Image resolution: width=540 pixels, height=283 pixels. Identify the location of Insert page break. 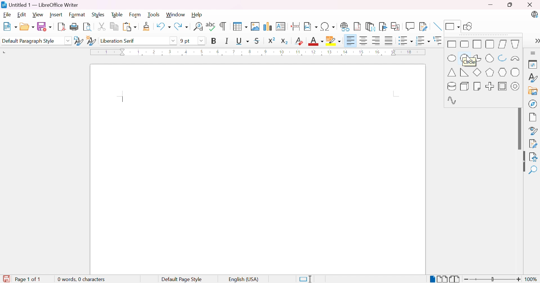
(295, 26).